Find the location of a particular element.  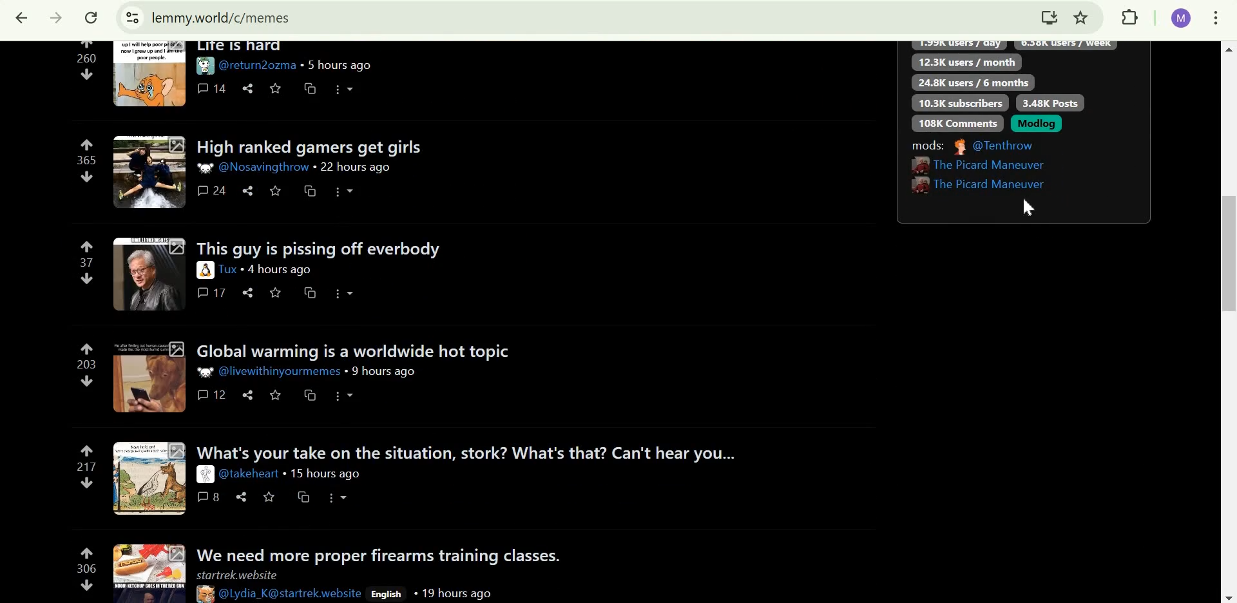

Click to go back, hold to see history is located at coordinates (21, 20).